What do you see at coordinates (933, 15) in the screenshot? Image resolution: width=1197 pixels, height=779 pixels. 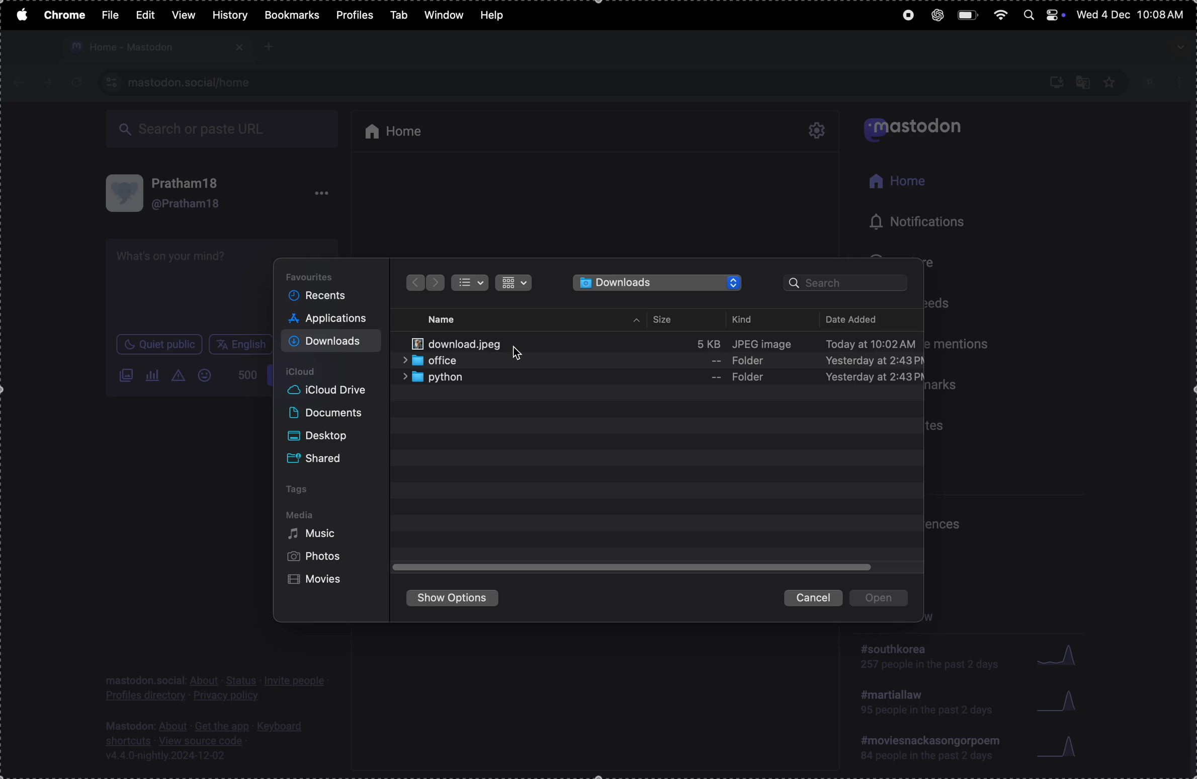 I see `chatgpt` at bounding box center [933, 15].